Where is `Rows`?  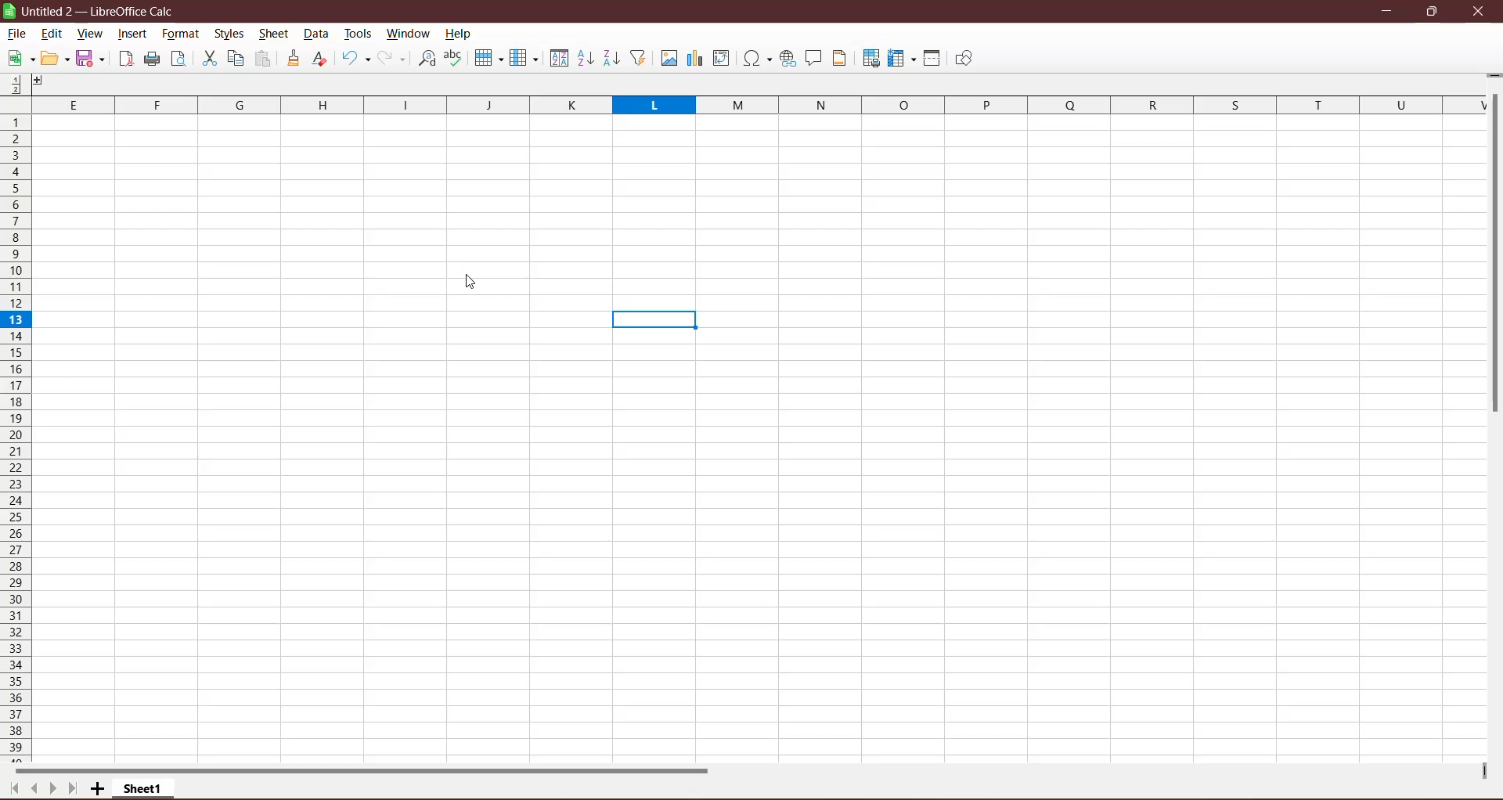
Rows is located at coordinates (487, 59).